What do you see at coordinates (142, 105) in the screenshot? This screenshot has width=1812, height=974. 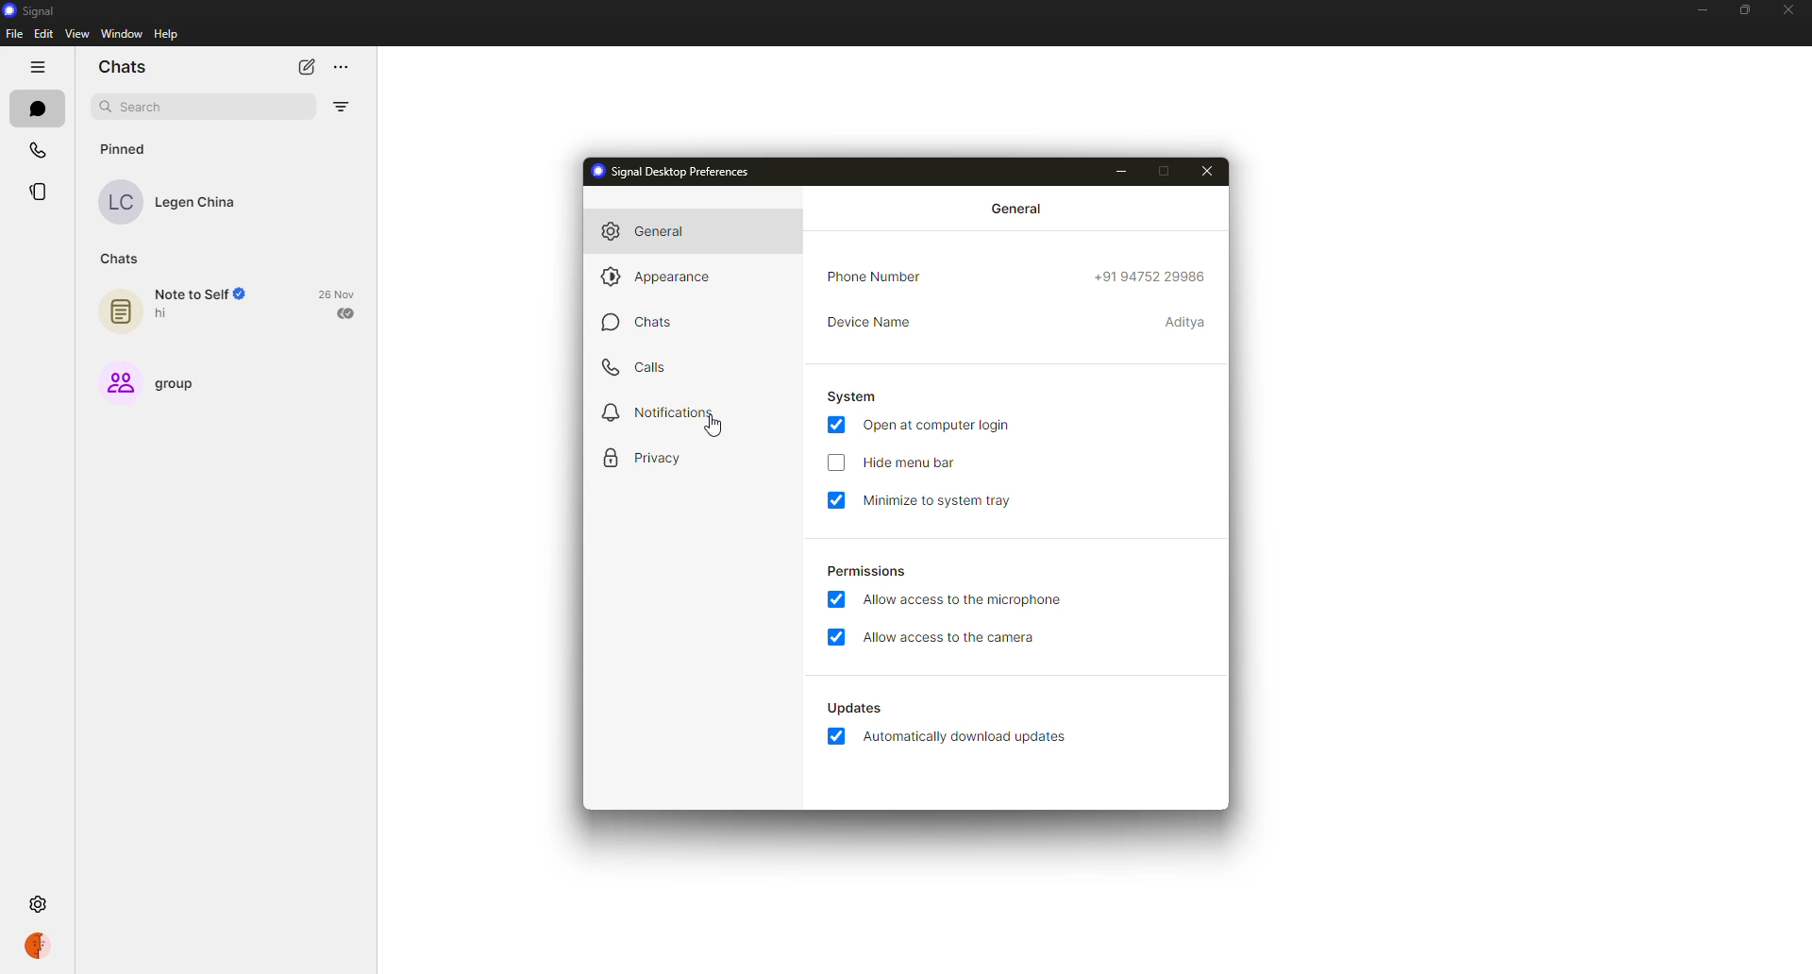 I see `search` at bounding box center [142, 105].